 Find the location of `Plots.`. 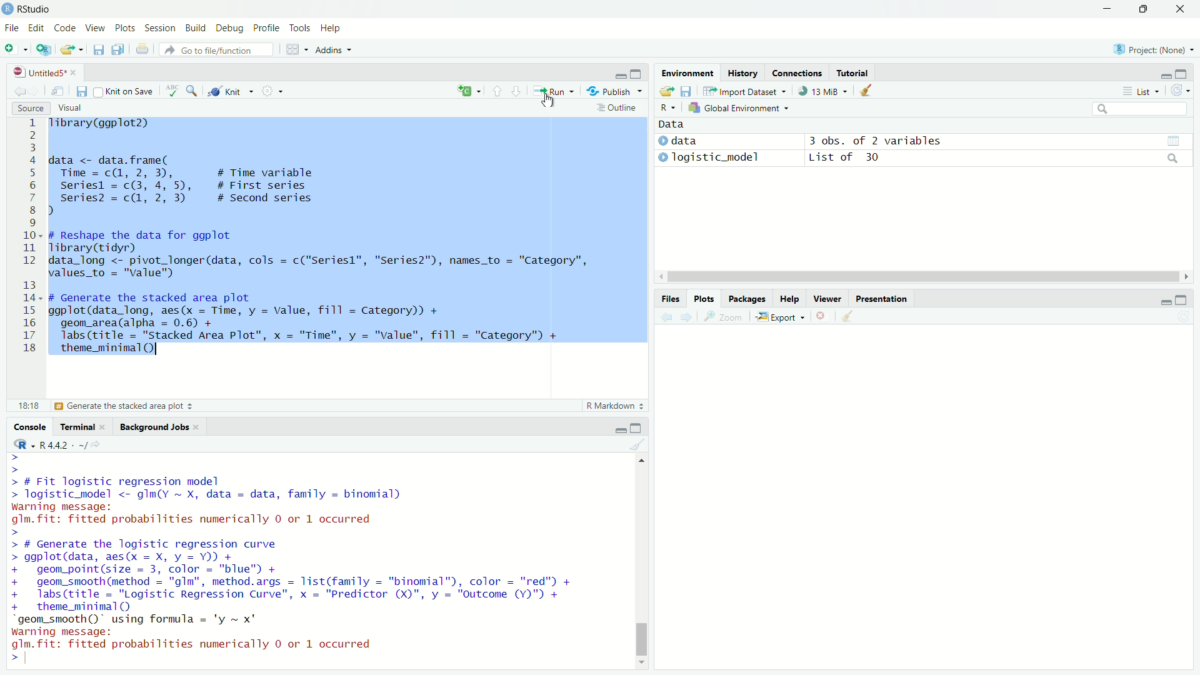

Plots. is located at coordinates (704, 299).